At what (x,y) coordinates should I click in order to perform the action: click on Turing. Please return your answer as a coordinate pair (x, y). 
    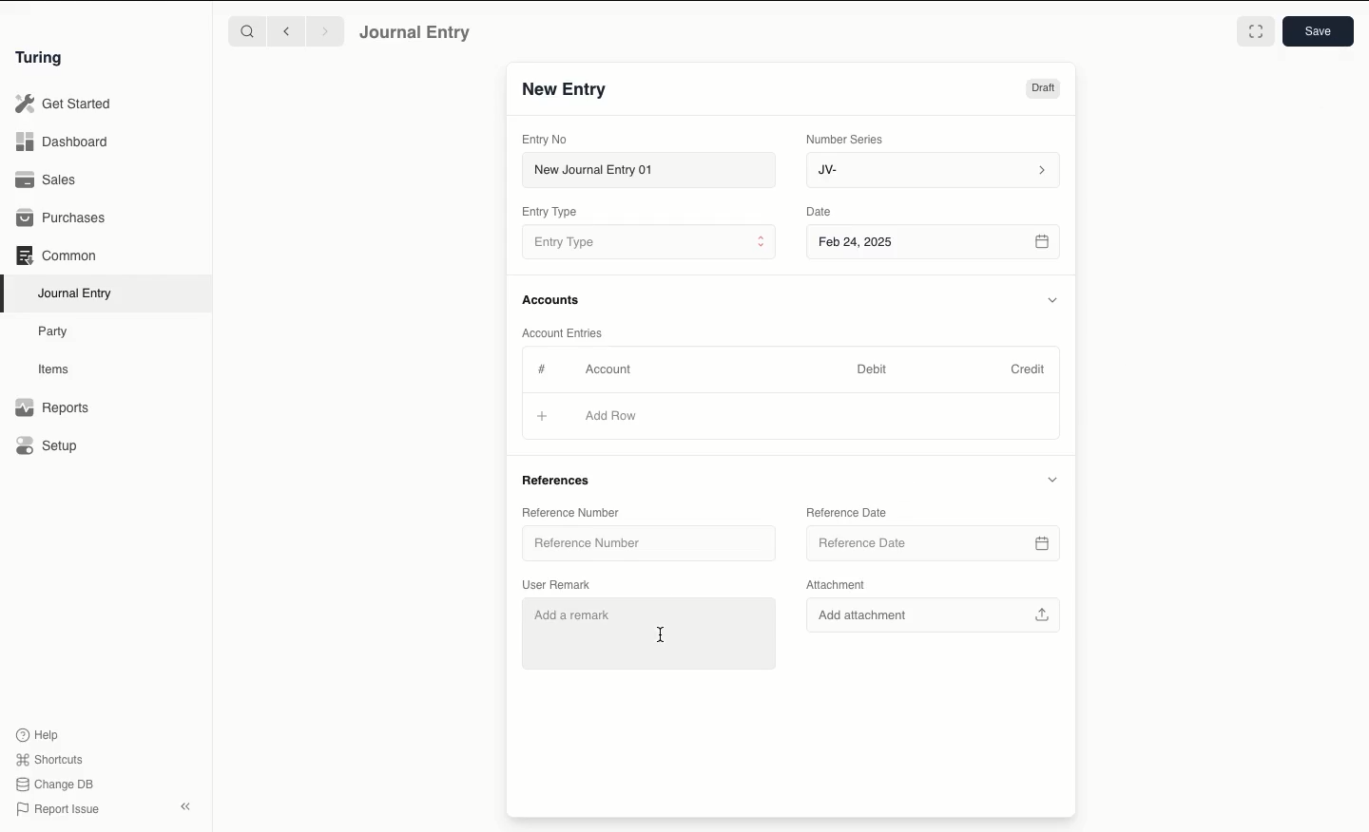
    Looking at the image, I should click on (43, 59).